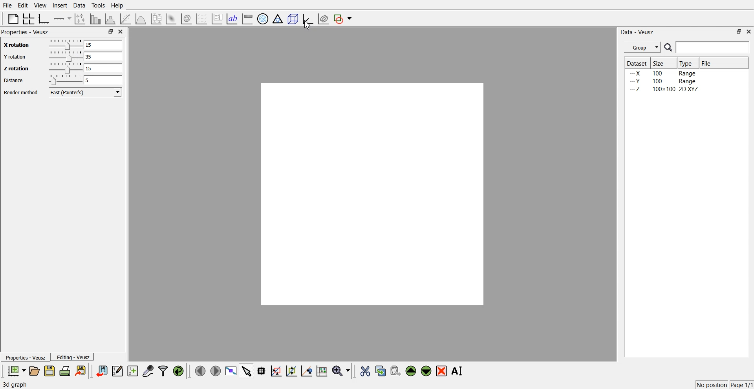  I want to click on Plot box plots, so click(156, 19).